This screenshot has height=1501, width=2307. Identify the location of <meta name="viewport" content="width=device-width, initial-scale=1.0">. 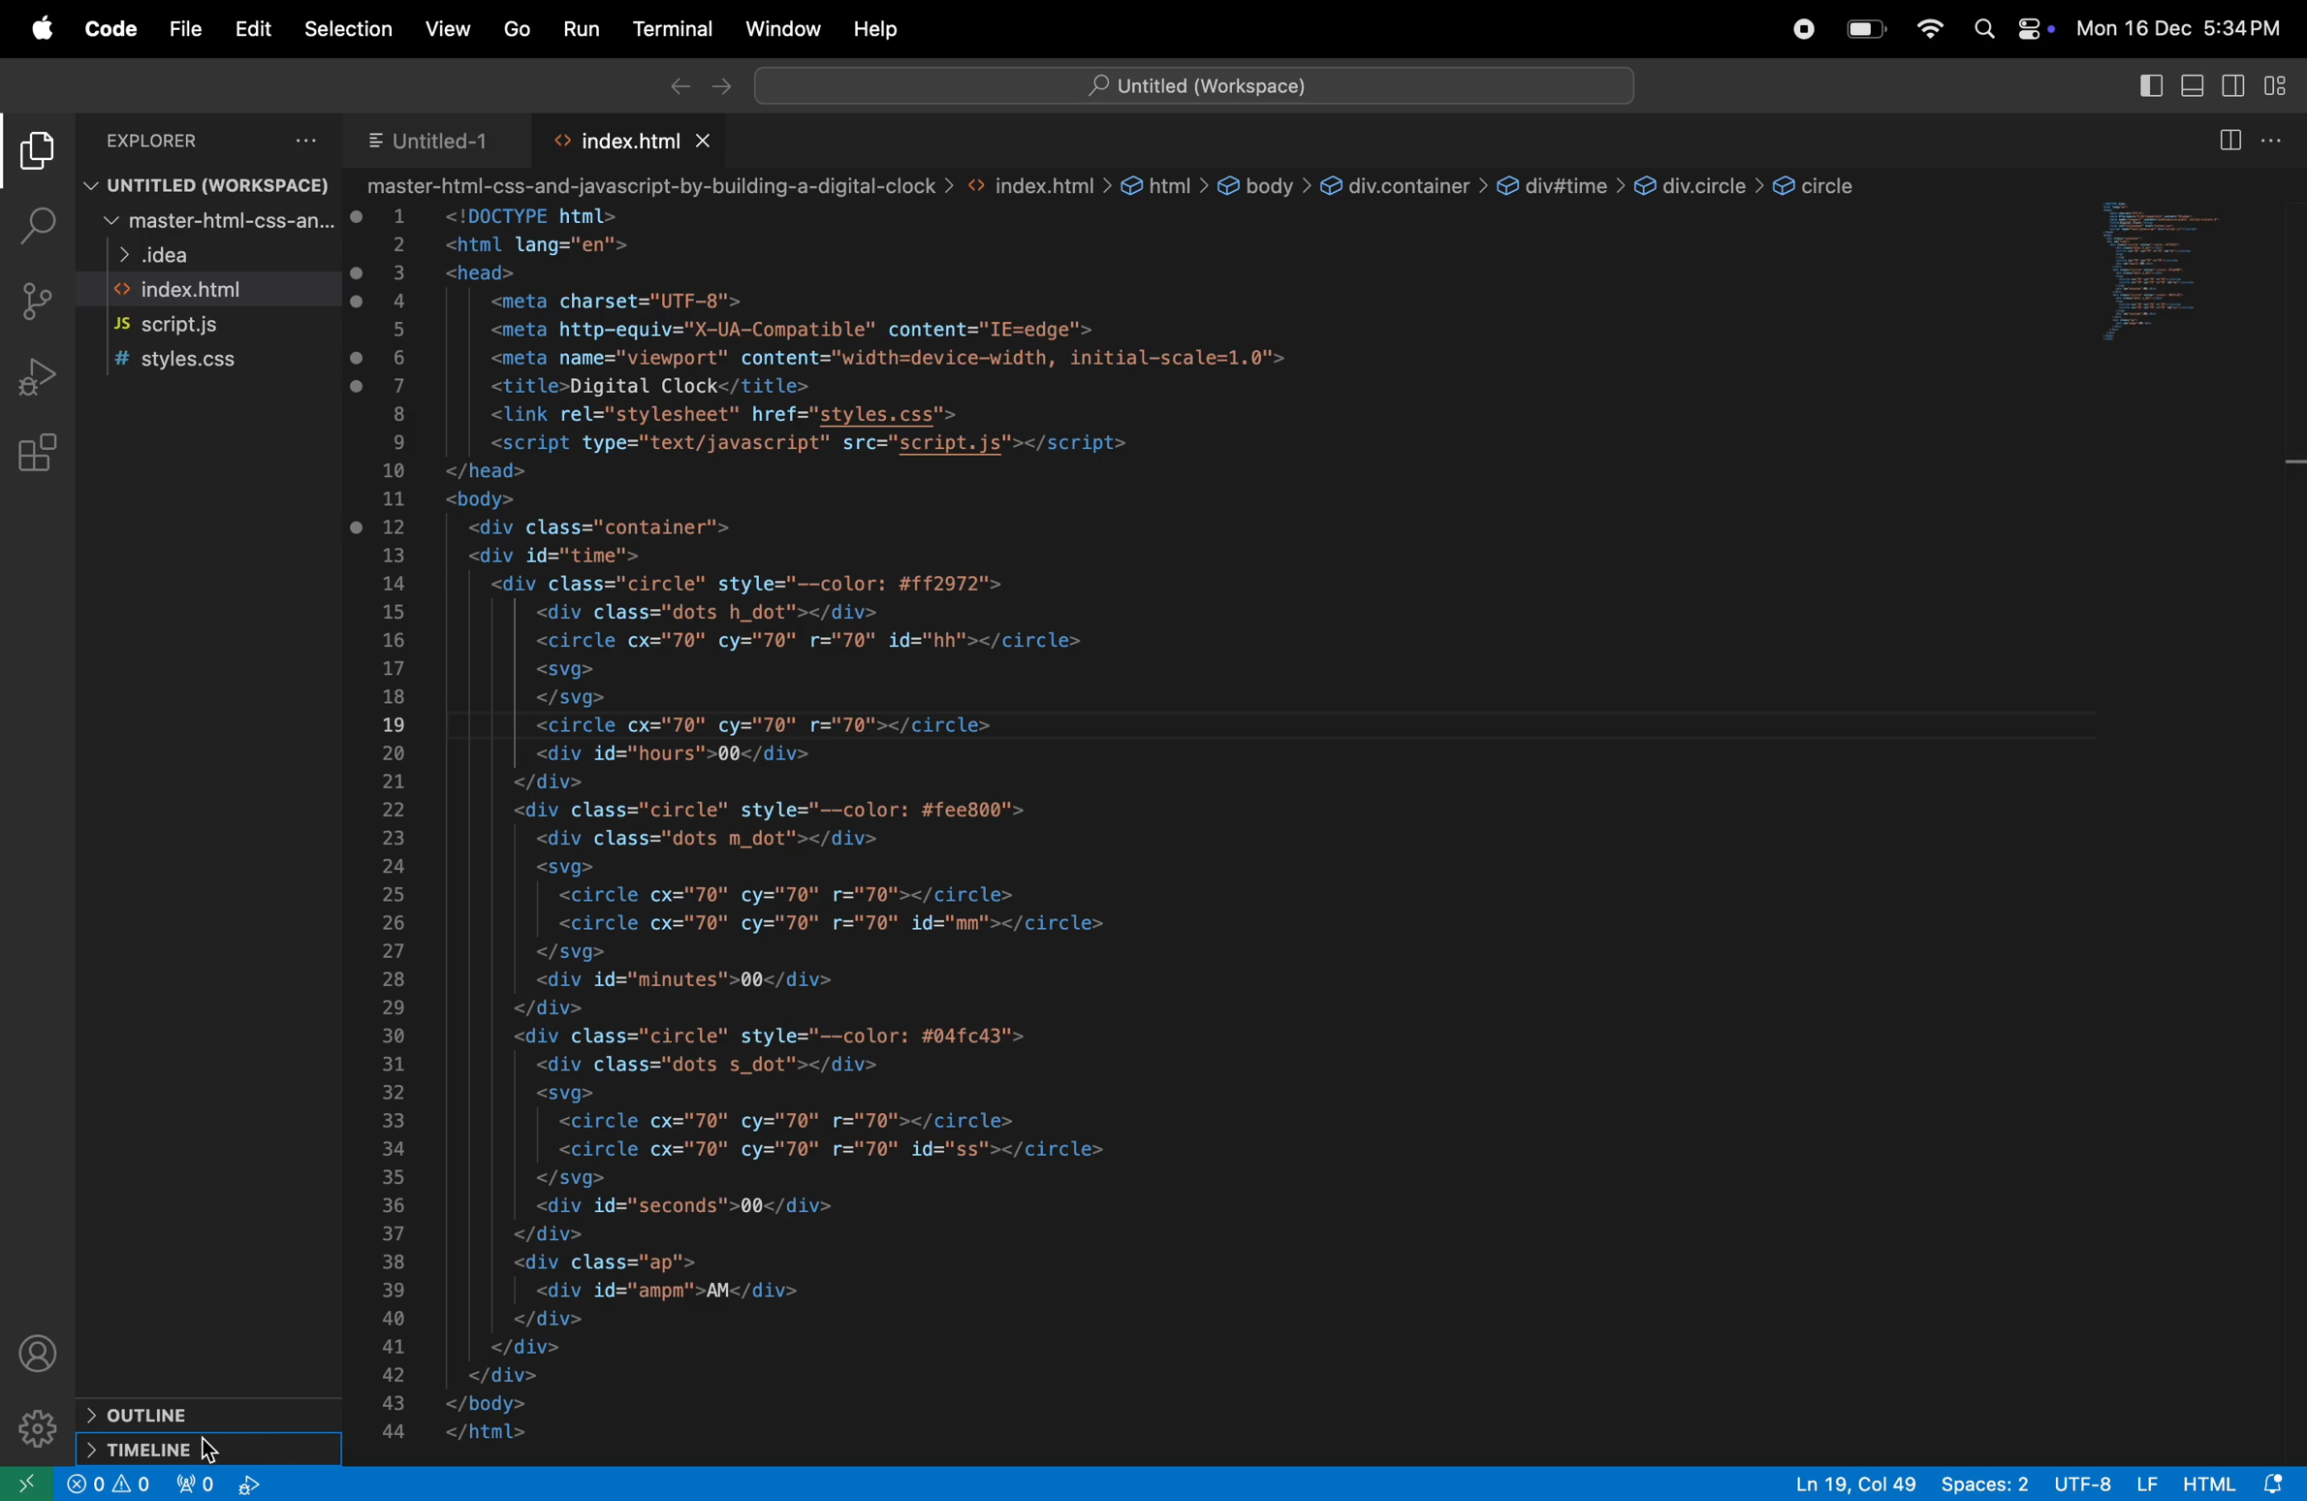
(884, 357).